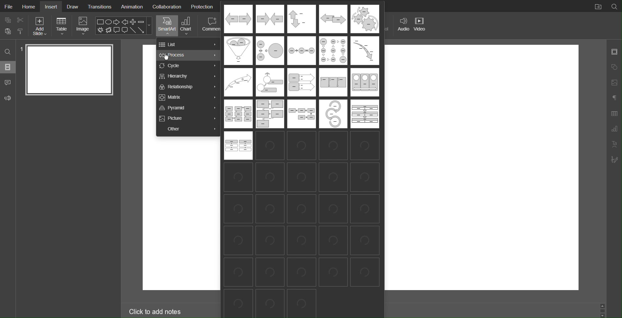 The image size is (622, 318). I want to click on Cycle, so click(187, 66).